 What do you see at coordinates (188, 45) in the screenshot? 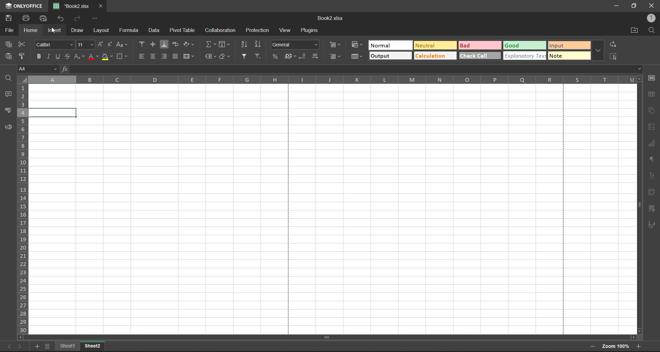
I see `orientation` at bounding box center [188, 45].